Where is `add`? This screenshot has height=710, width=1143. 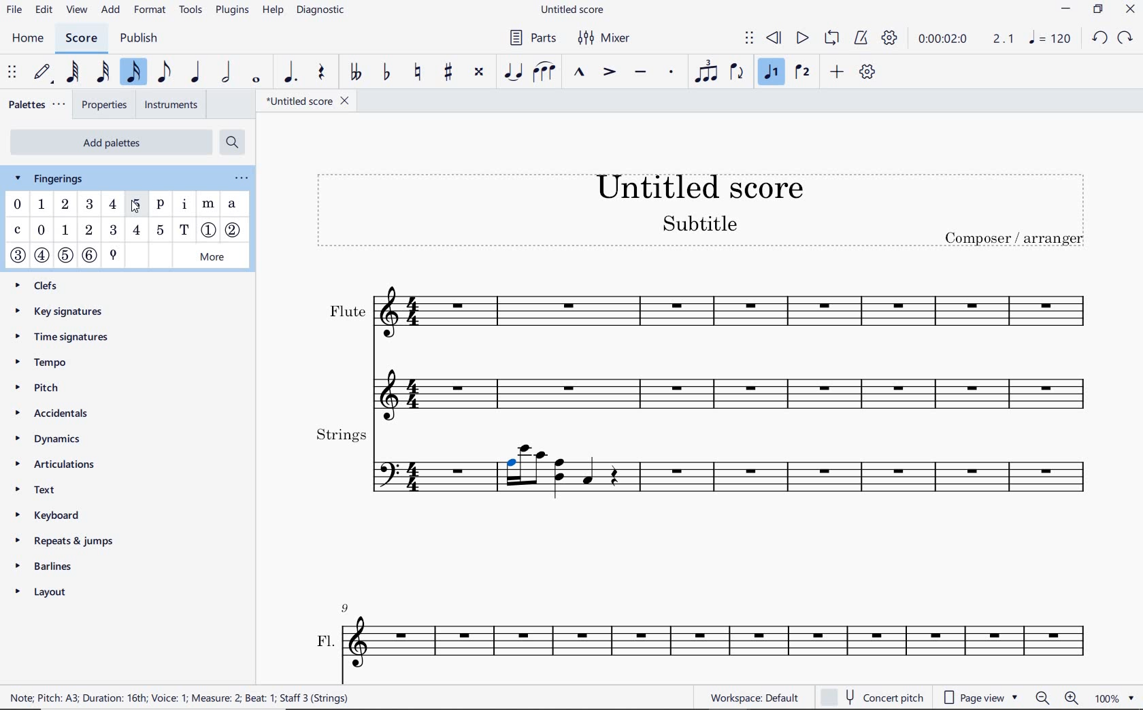
add is located at coordinates (838, 71).